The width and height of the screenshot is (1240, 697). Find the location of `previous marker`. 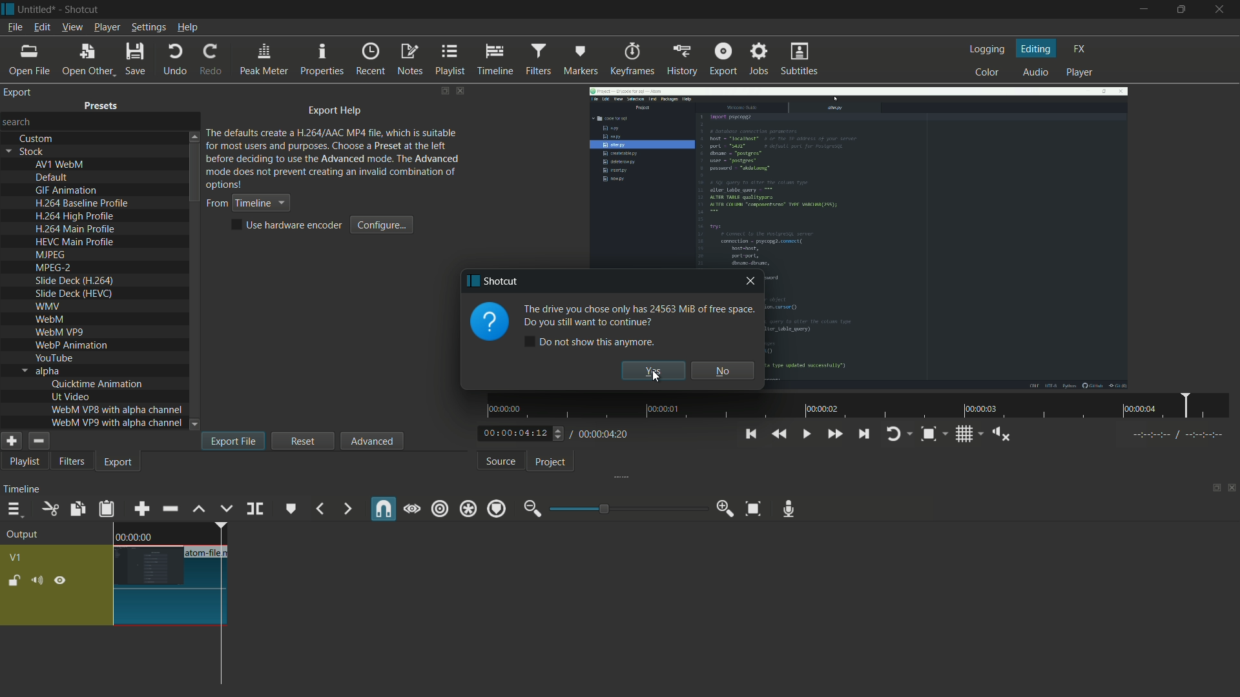

previous marker is located at coordinates (318, 510).